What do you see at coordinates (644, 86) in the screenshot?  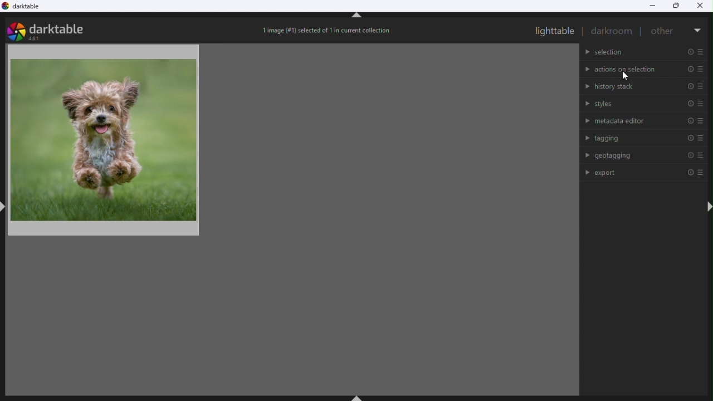 I see `History stack` at bounding box center [644, 86].